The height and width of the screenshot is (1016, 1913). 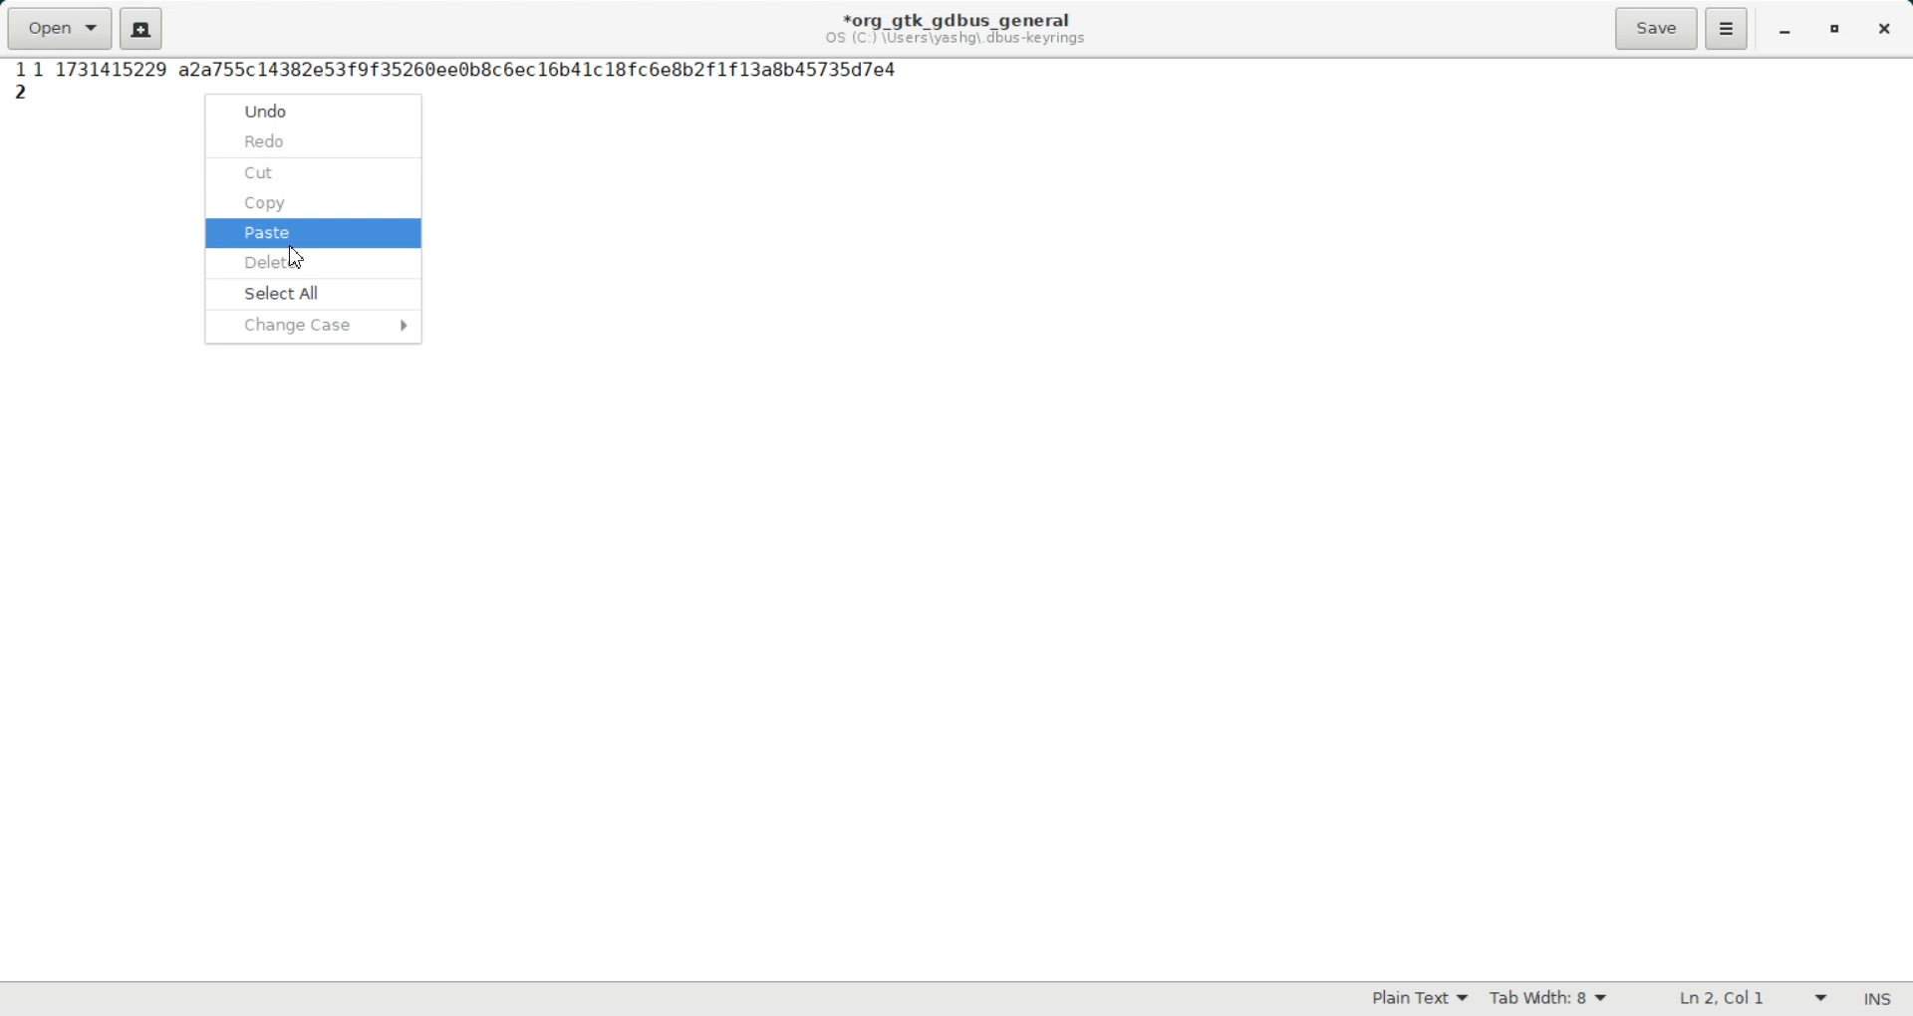 What do you see at coordinates (23, 92) in the screenshot?
I see `Line Number` at bounding box center [23, 92].